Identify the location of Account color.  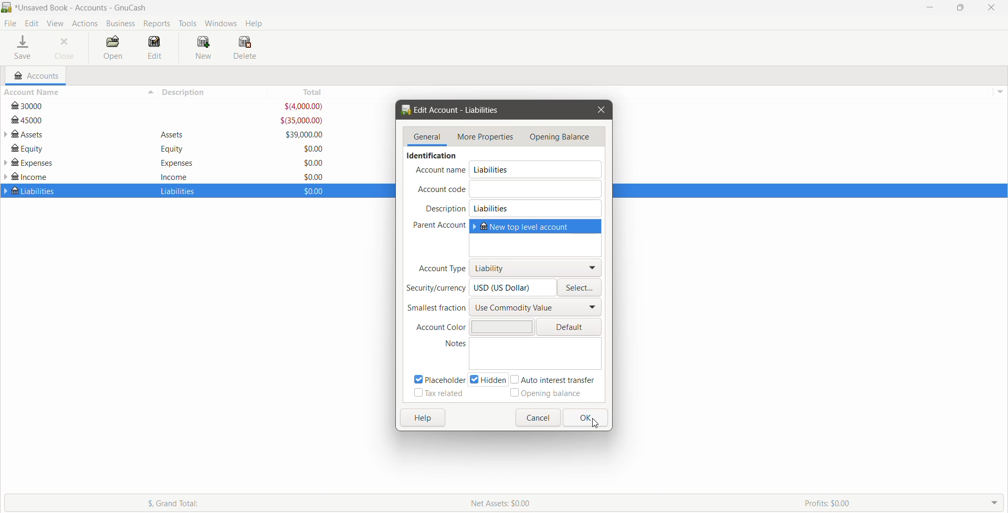
(437, 328).